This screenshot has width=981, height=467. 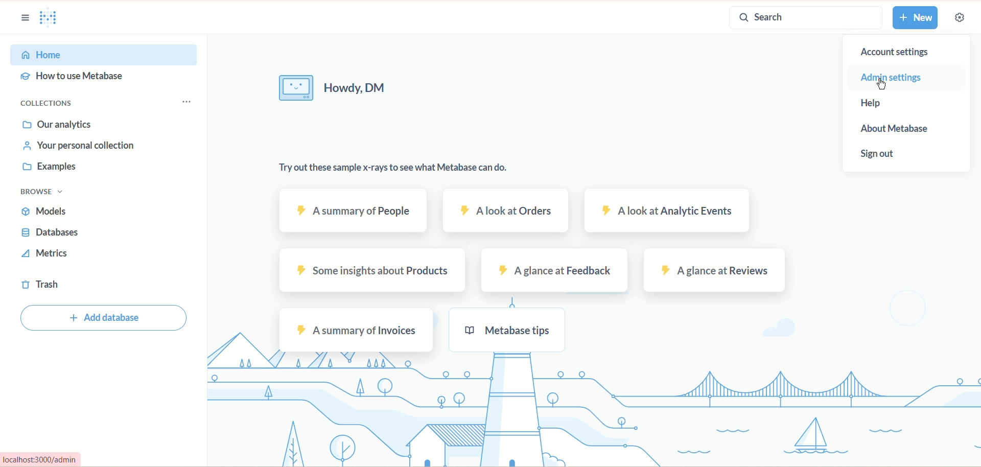 I want to click on trash, so click(x=40, y=284).